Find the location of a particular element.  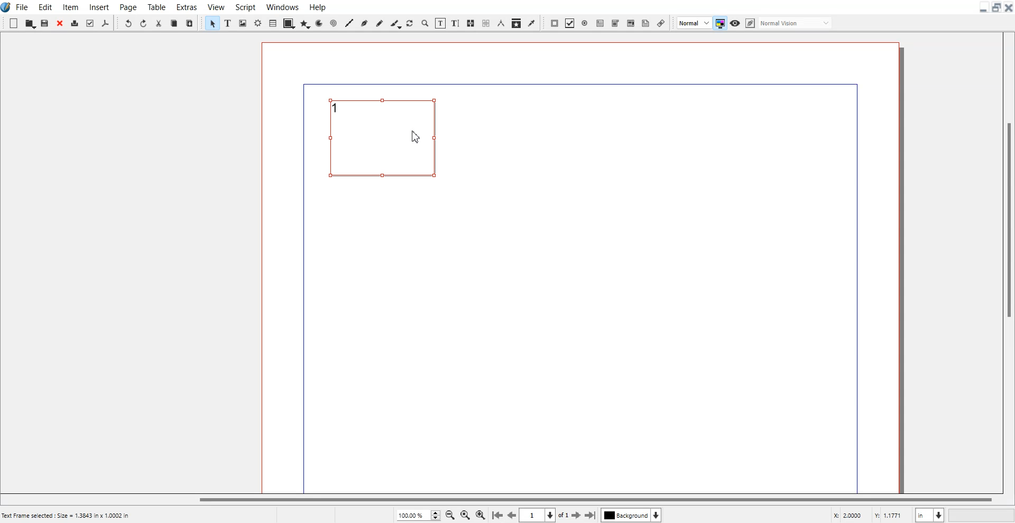

Edit Text is located at coordinates (456, 23).